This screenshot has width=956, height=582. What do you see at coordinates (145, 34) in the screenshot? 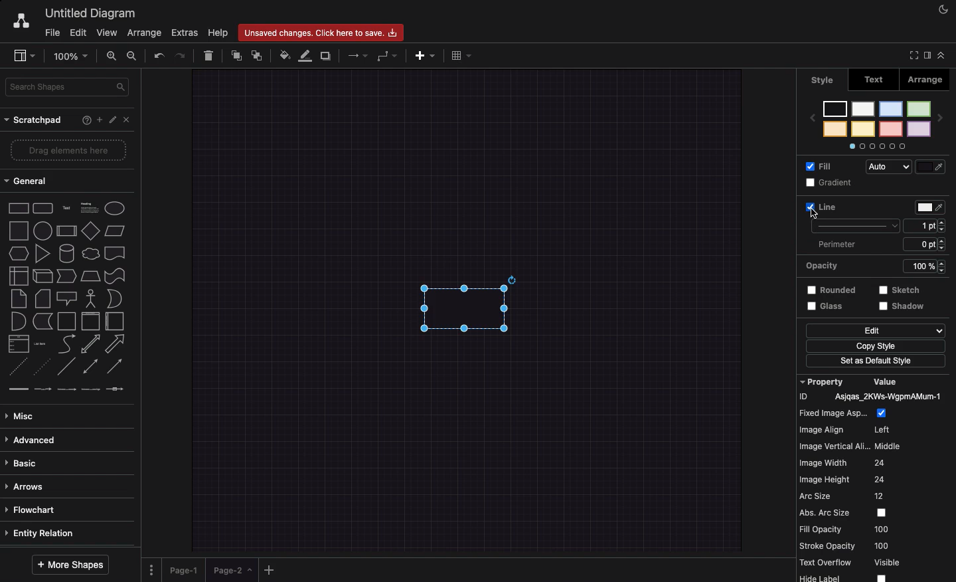
I see `Arrange` at bounding box center [145, 34].